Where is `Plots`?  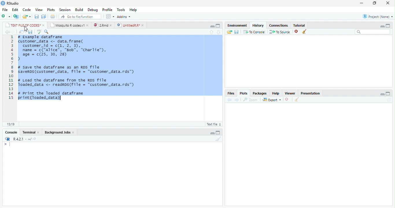
Plots is located at coordinates (51, 10).